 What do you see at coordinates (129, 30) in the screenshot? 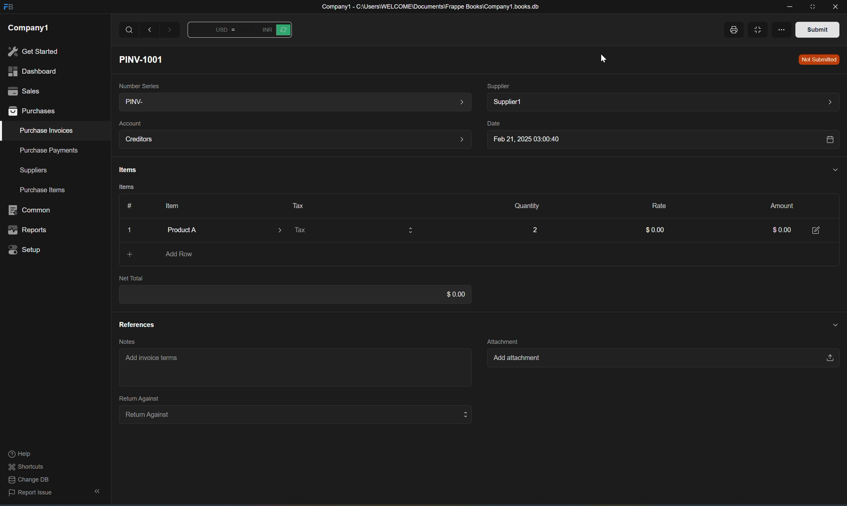
I see `Search` at bounding box center [129, 30].